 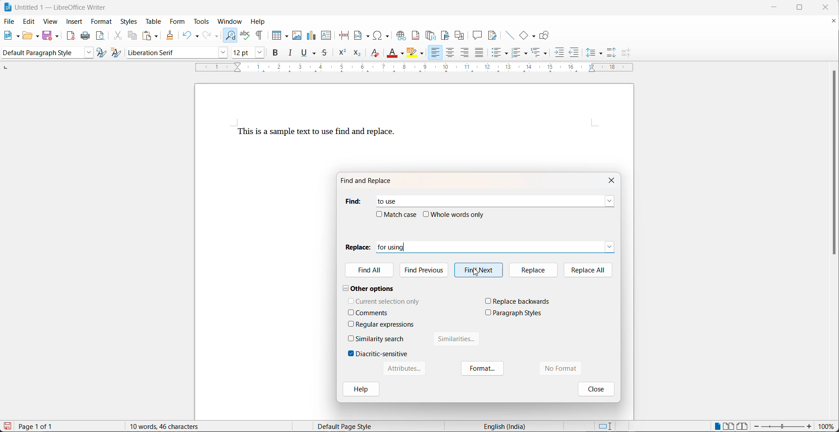 I want to click on find next, so click(x=479, y=270).